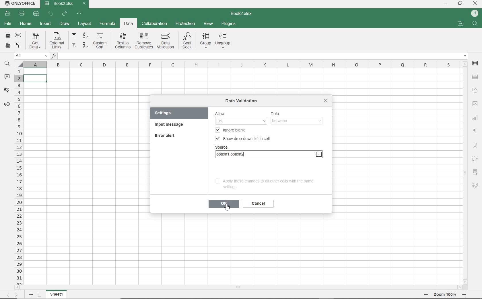 This screenshot has width=482, height=299. Describe the element at coordinates (75, 35) in the screenshot. I see `filter` at that location.